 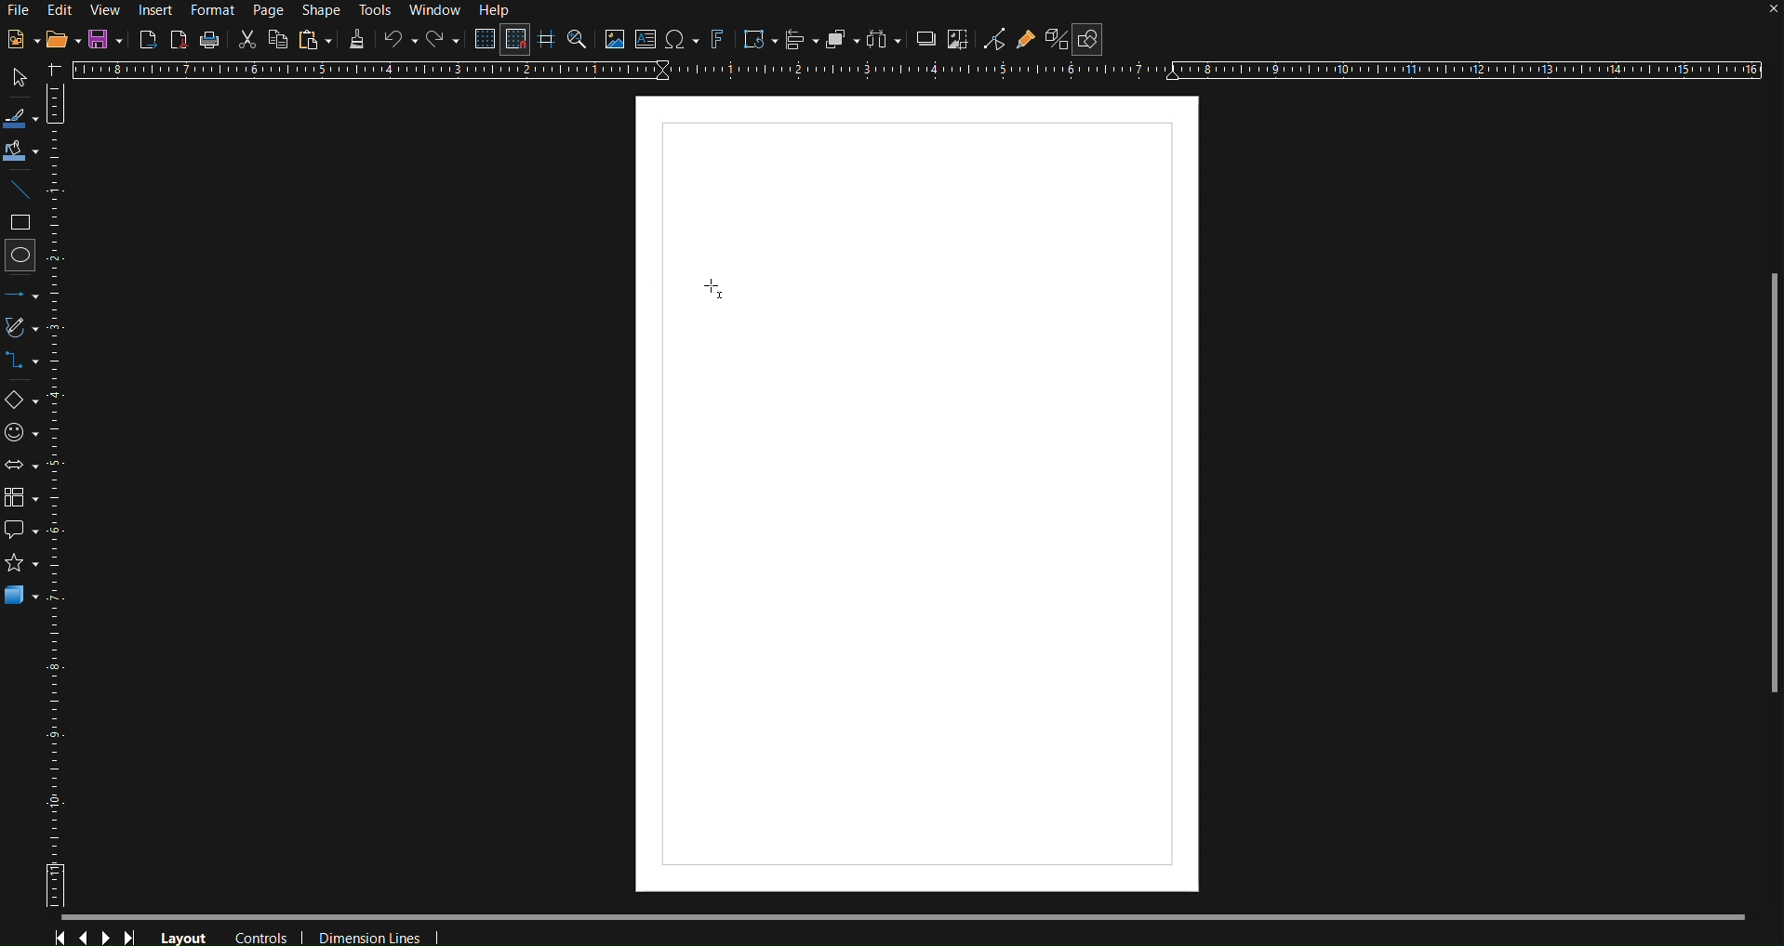 What do you see at coordinates (97, 933) in the screenshot?
I see `Controls` at bounding box center [97, 933].